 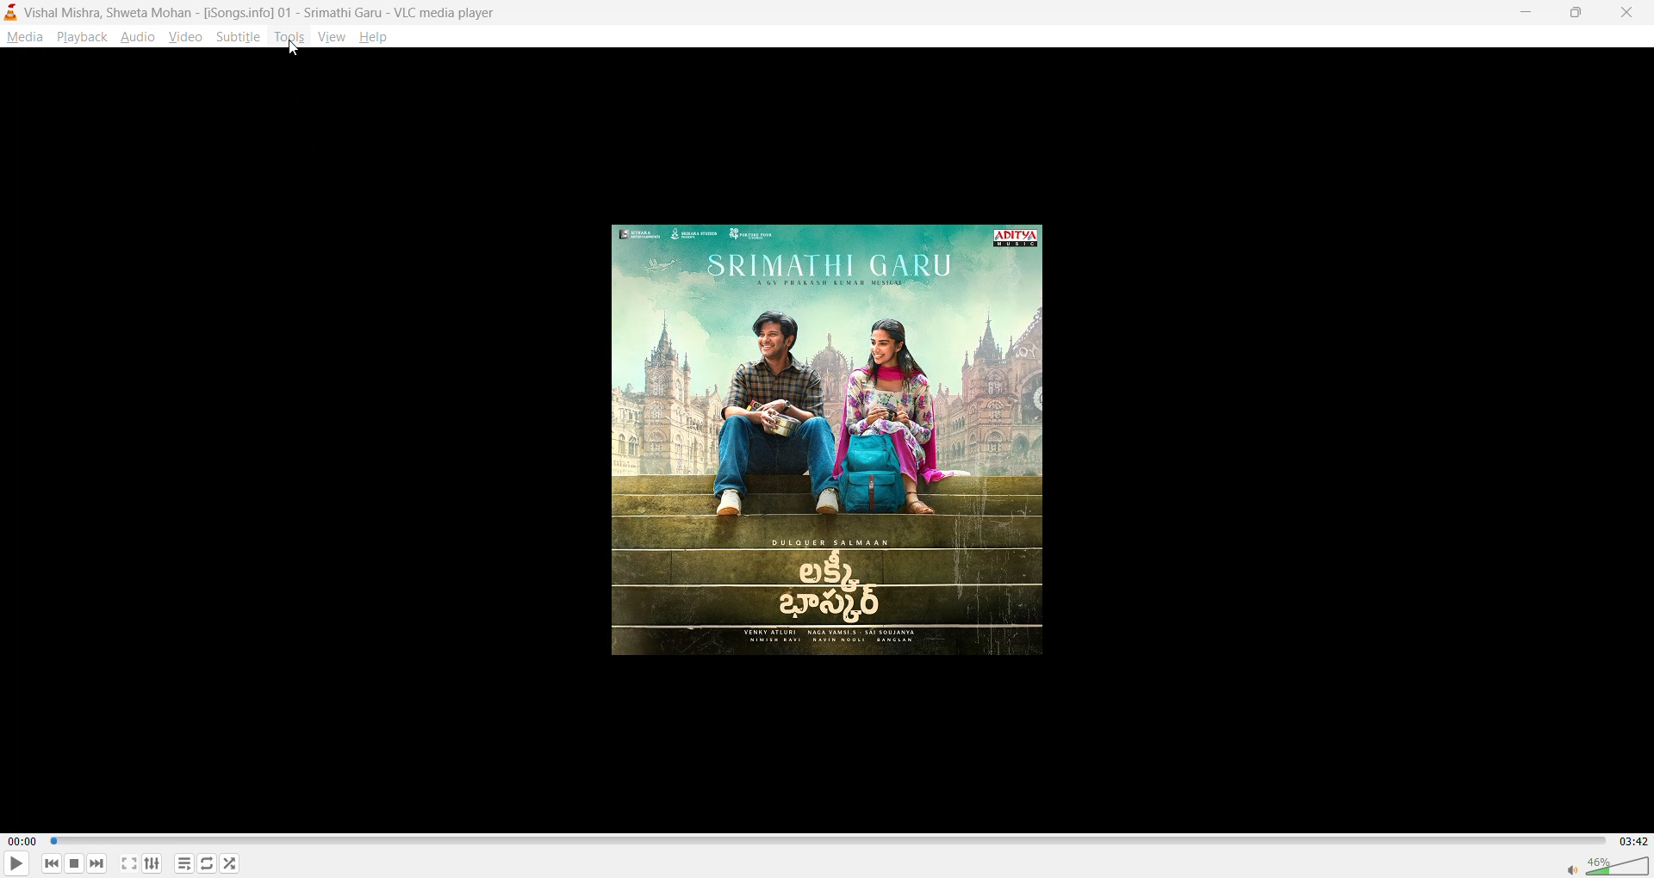 What do you see at coordinates (72, 863) in the screenshot?
I see `stop` at bounding box center [72, 863].